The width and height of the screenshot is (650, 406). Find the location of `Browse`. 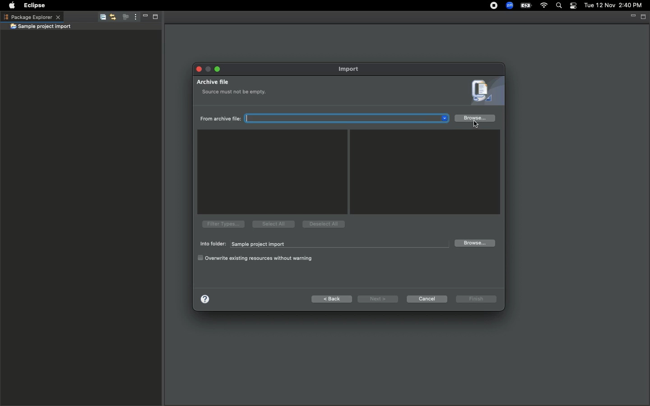

Browse is located at coordinates (474, 243).